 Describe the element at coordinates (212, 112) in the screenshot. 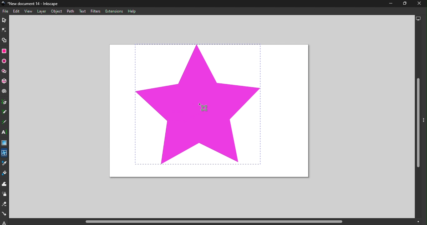

I see `Canvas` at that location.